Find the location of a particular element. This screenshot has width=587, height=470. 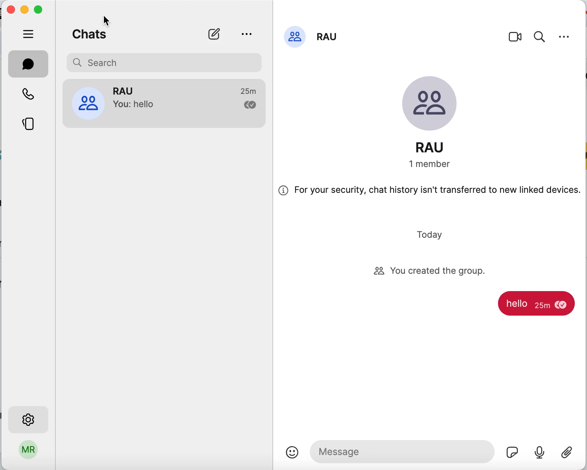

members is located at coordinates (432, 167).